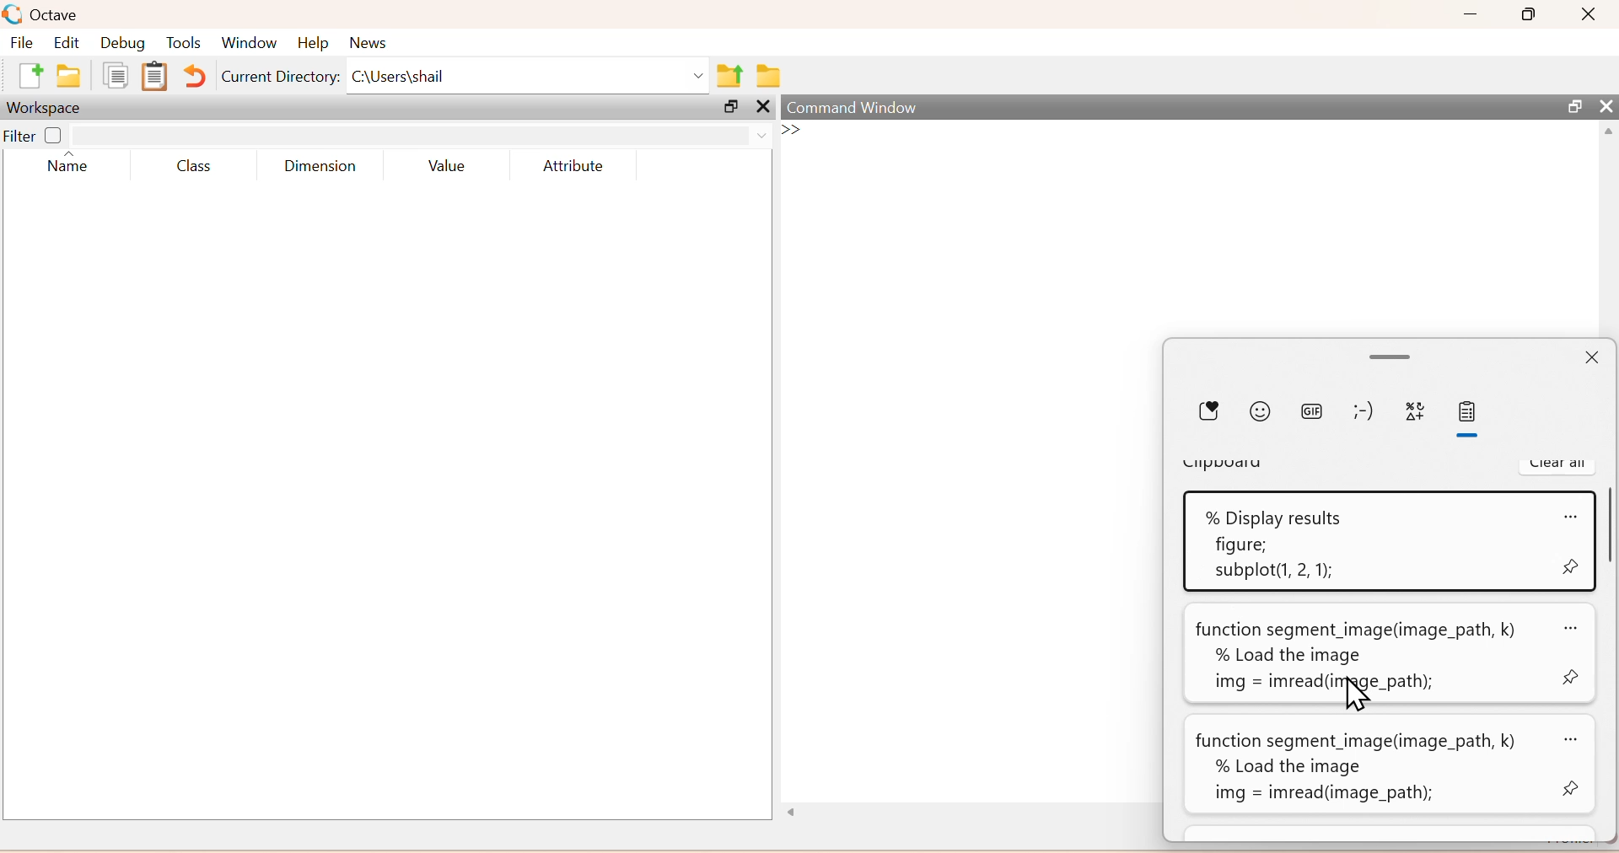 The image size is (1619, 853). What do you see at coordinates (1588, 14) in the screenshot?
I see `Close` at bounding box center [1588, 14].